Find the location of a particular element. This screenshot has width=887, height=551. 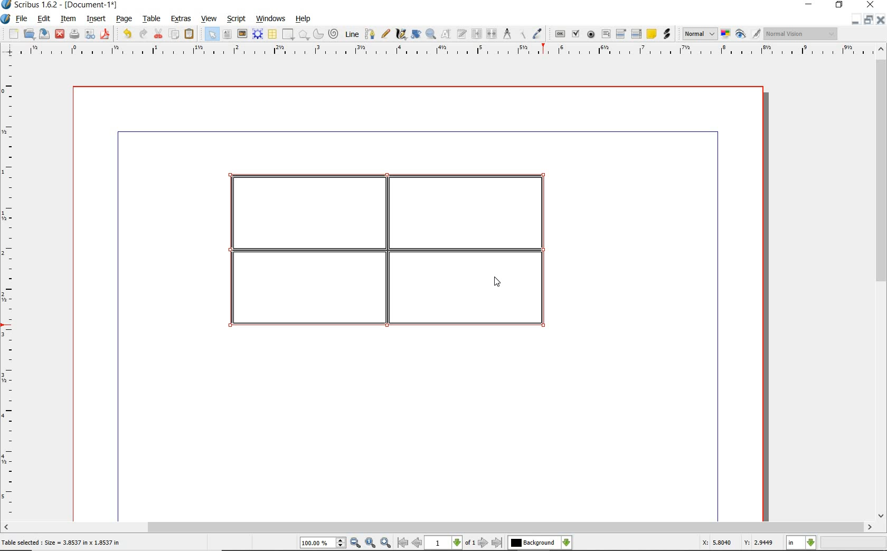

insert is located at coordinates (95, 20).